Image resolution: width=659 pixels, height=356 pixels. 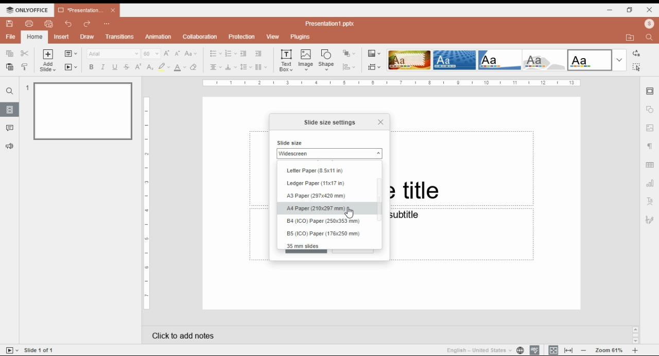 I want to click on A4 Paper (210x297 mm), so click(x=318, y=209).